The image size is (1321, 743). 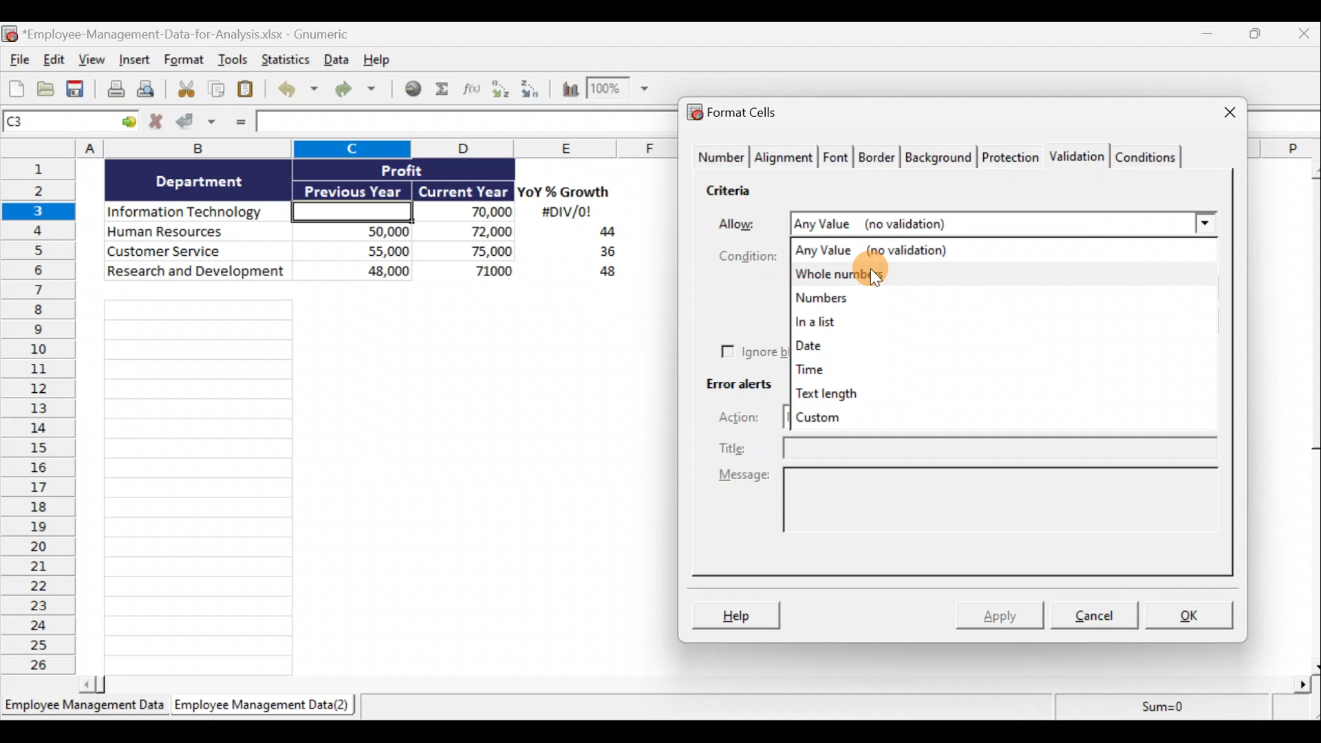 I want to click on Any value (no validation), so click(x=1007, y=248).